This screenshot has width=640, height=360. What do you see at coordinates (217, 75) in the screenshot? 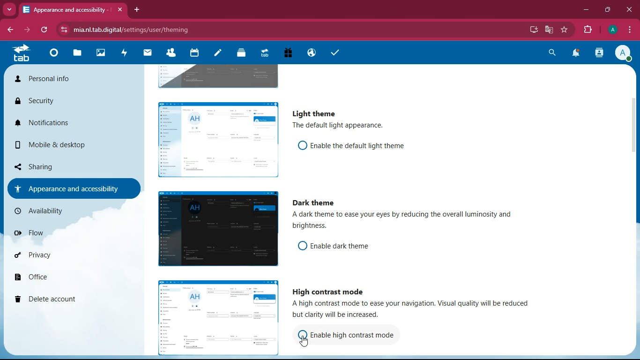
I see `image` at bounding box center [217, 75].